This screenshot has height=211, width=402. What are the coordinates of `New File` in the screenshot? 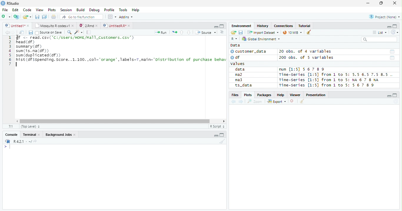 It's located at (6, 16).